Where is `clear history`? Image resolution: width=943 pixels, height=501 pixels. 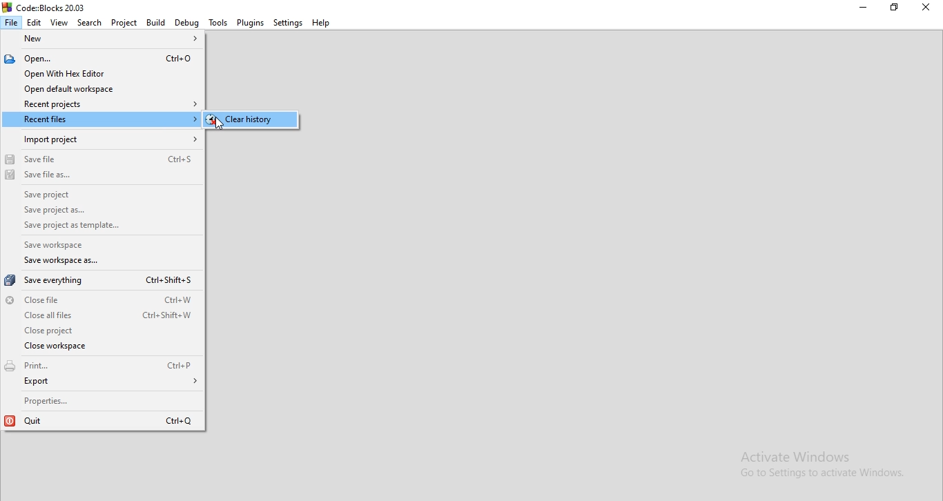 clear history is located at coordinates (248, 119).